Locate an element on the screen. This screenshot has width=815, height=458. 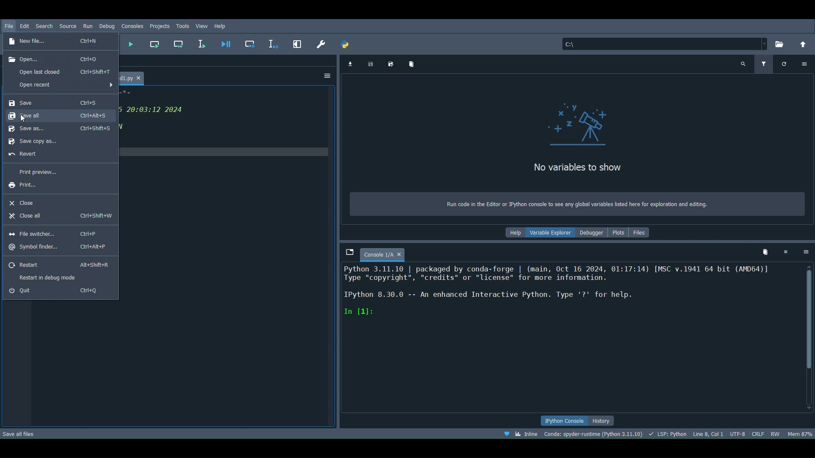
Change to parent directory is located at coordinates (804, 42).